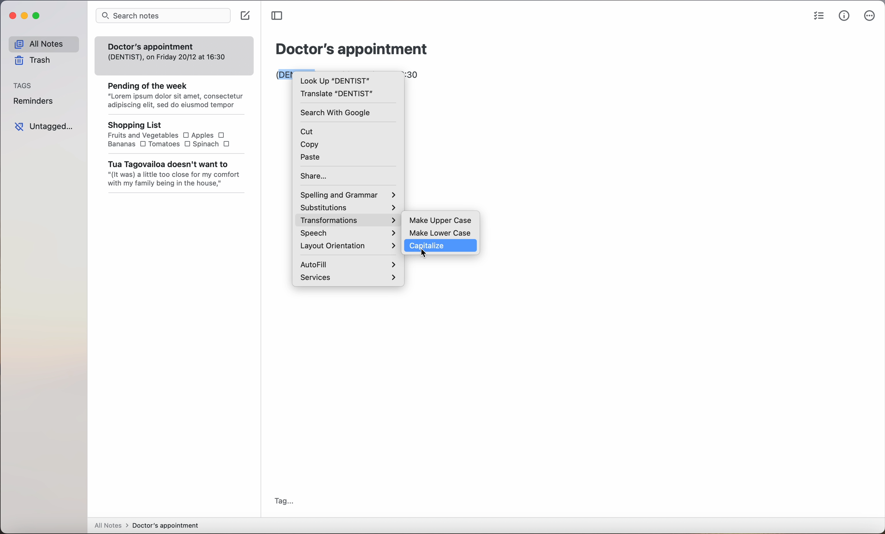 This screenshot has width=885, height=534. I want to click on make upper case, so click(442, 220).